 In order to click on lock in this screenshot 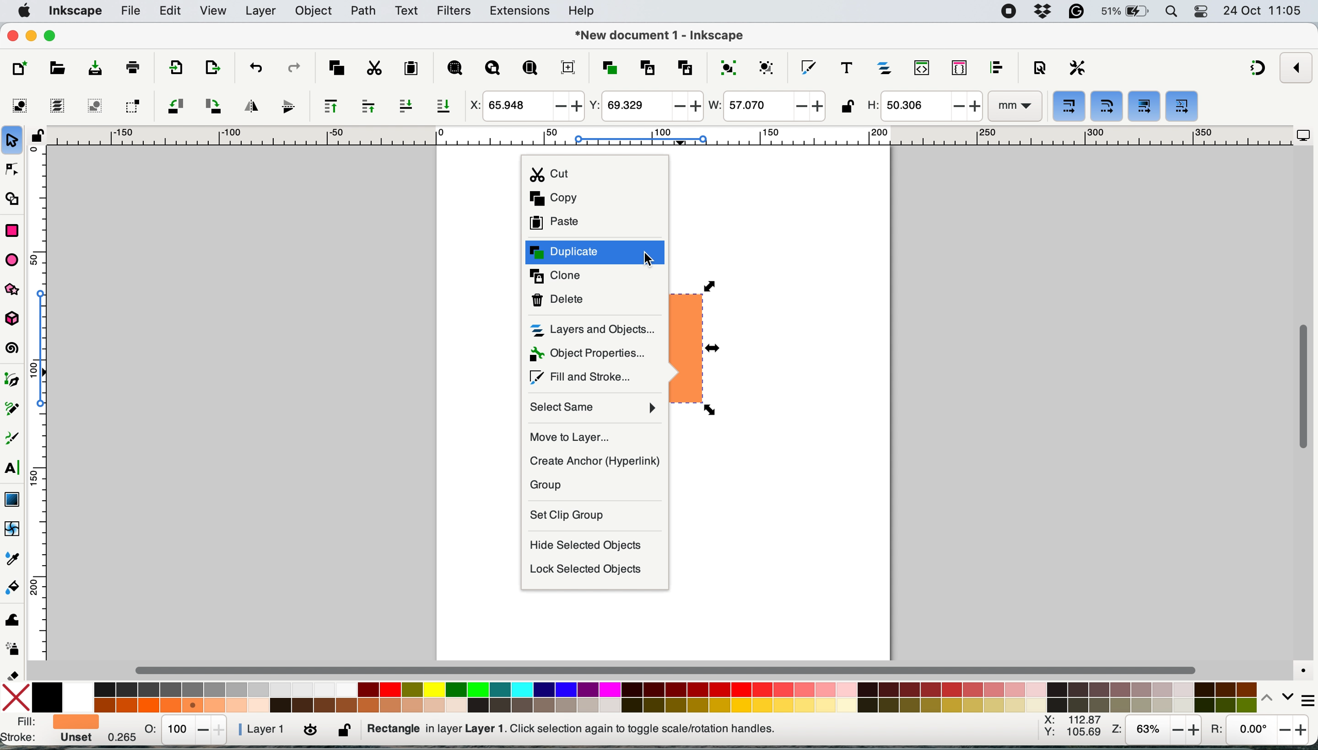, I will do `click(37, 140)`.